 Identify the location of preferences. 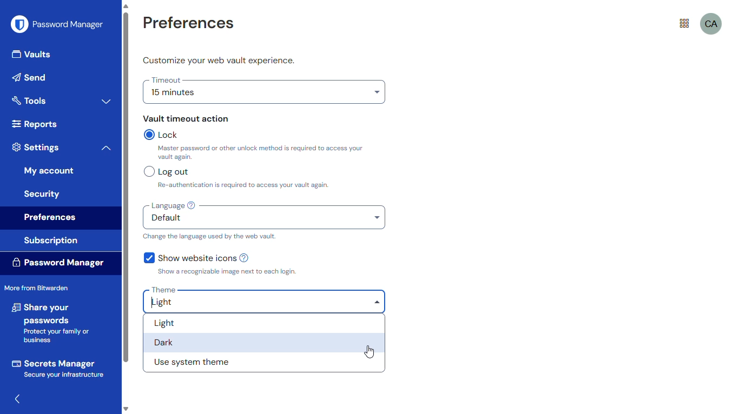
(188, 24).